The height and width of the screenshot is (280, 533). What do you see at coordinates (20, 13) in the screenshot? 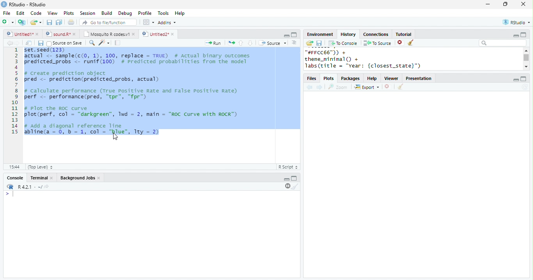
I see `Edit` at bounding box center [20, 13].